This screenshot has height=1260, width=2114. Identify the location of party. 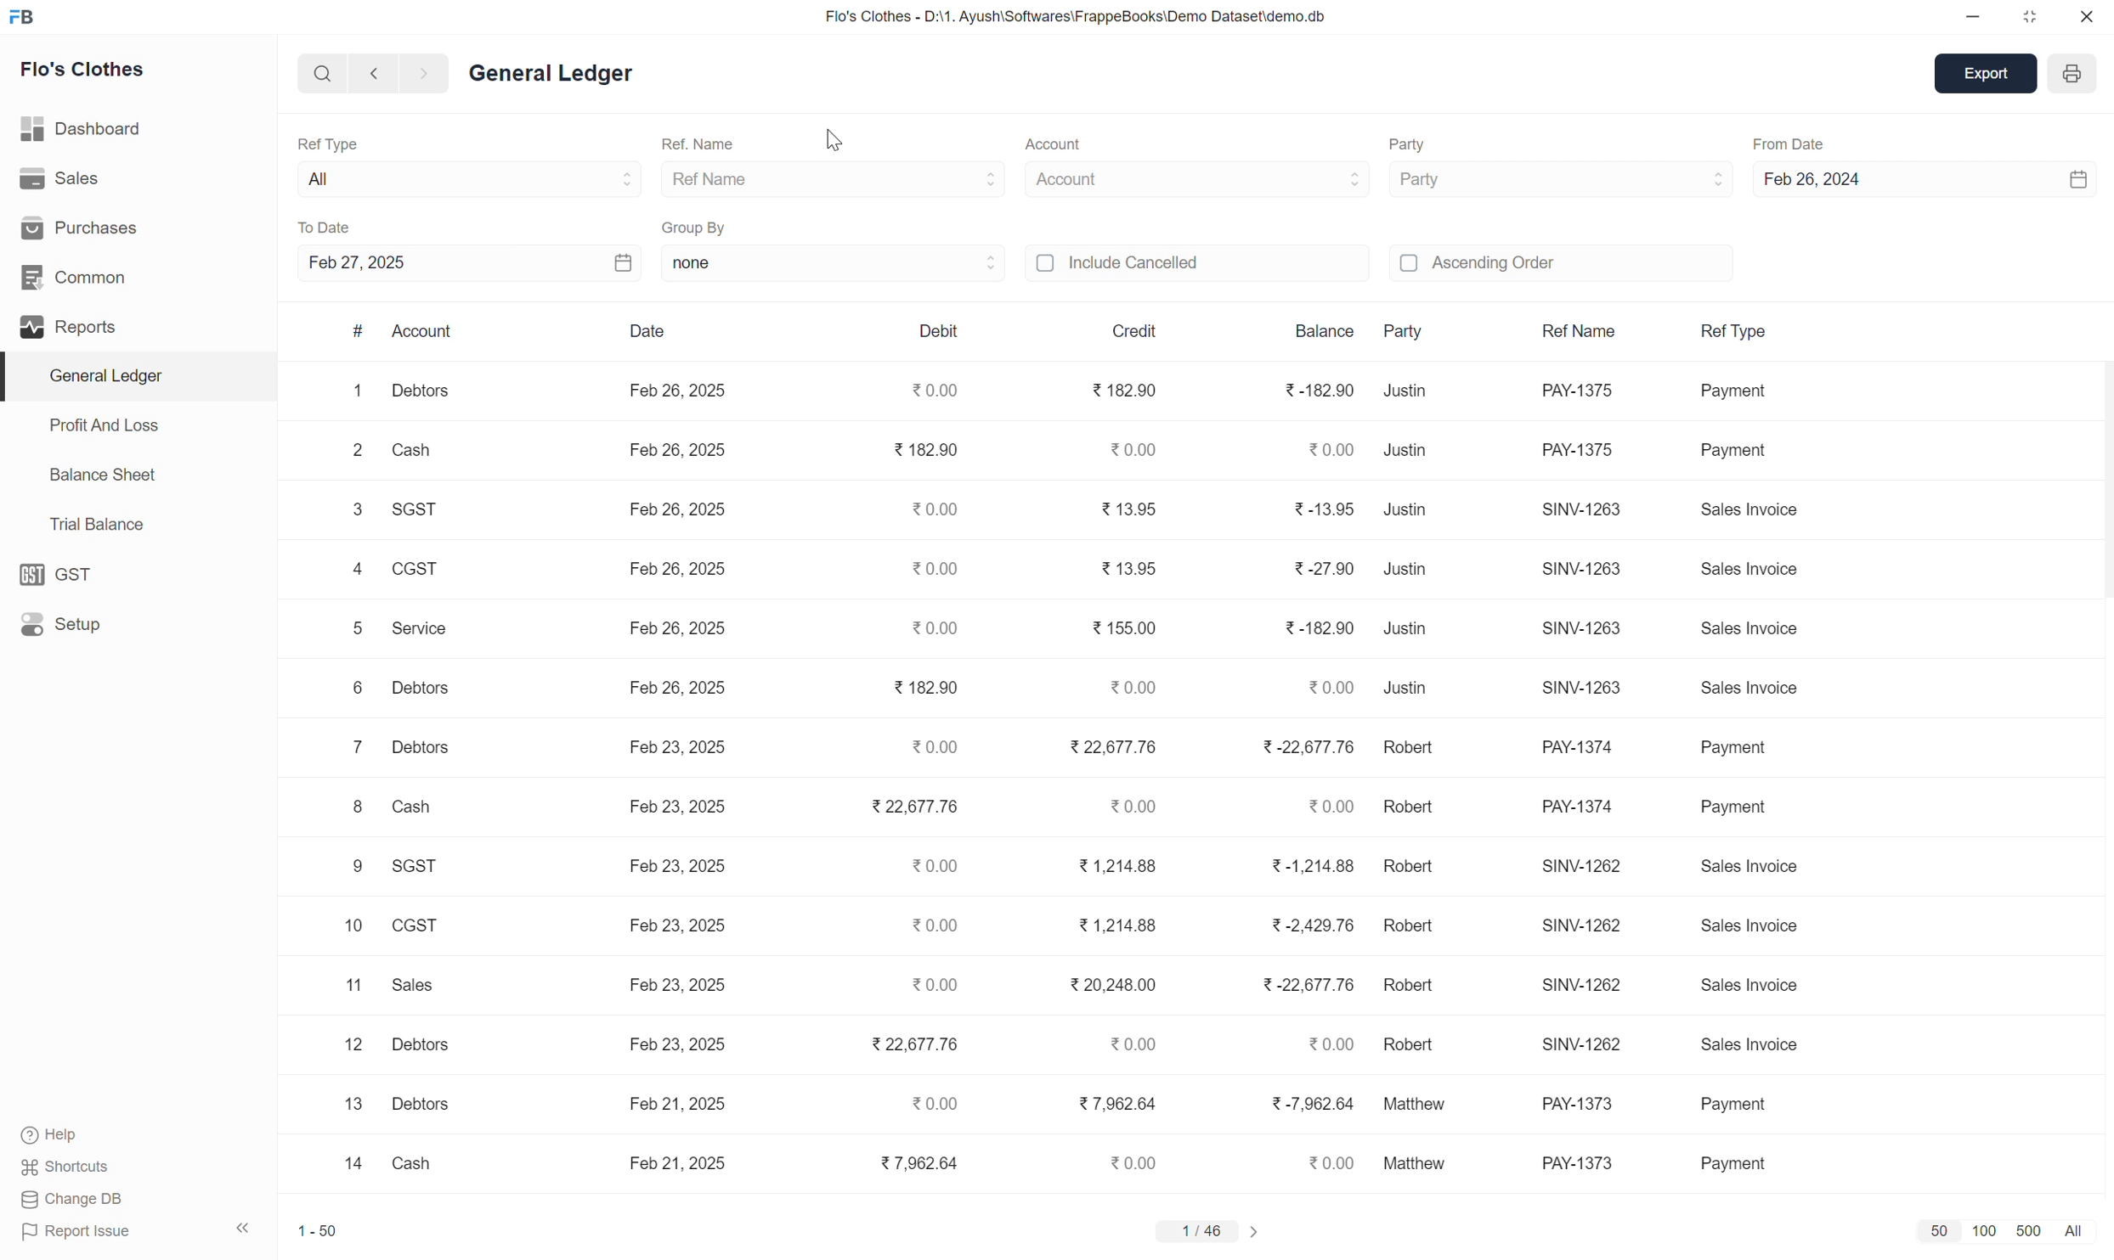
(1407, 330).